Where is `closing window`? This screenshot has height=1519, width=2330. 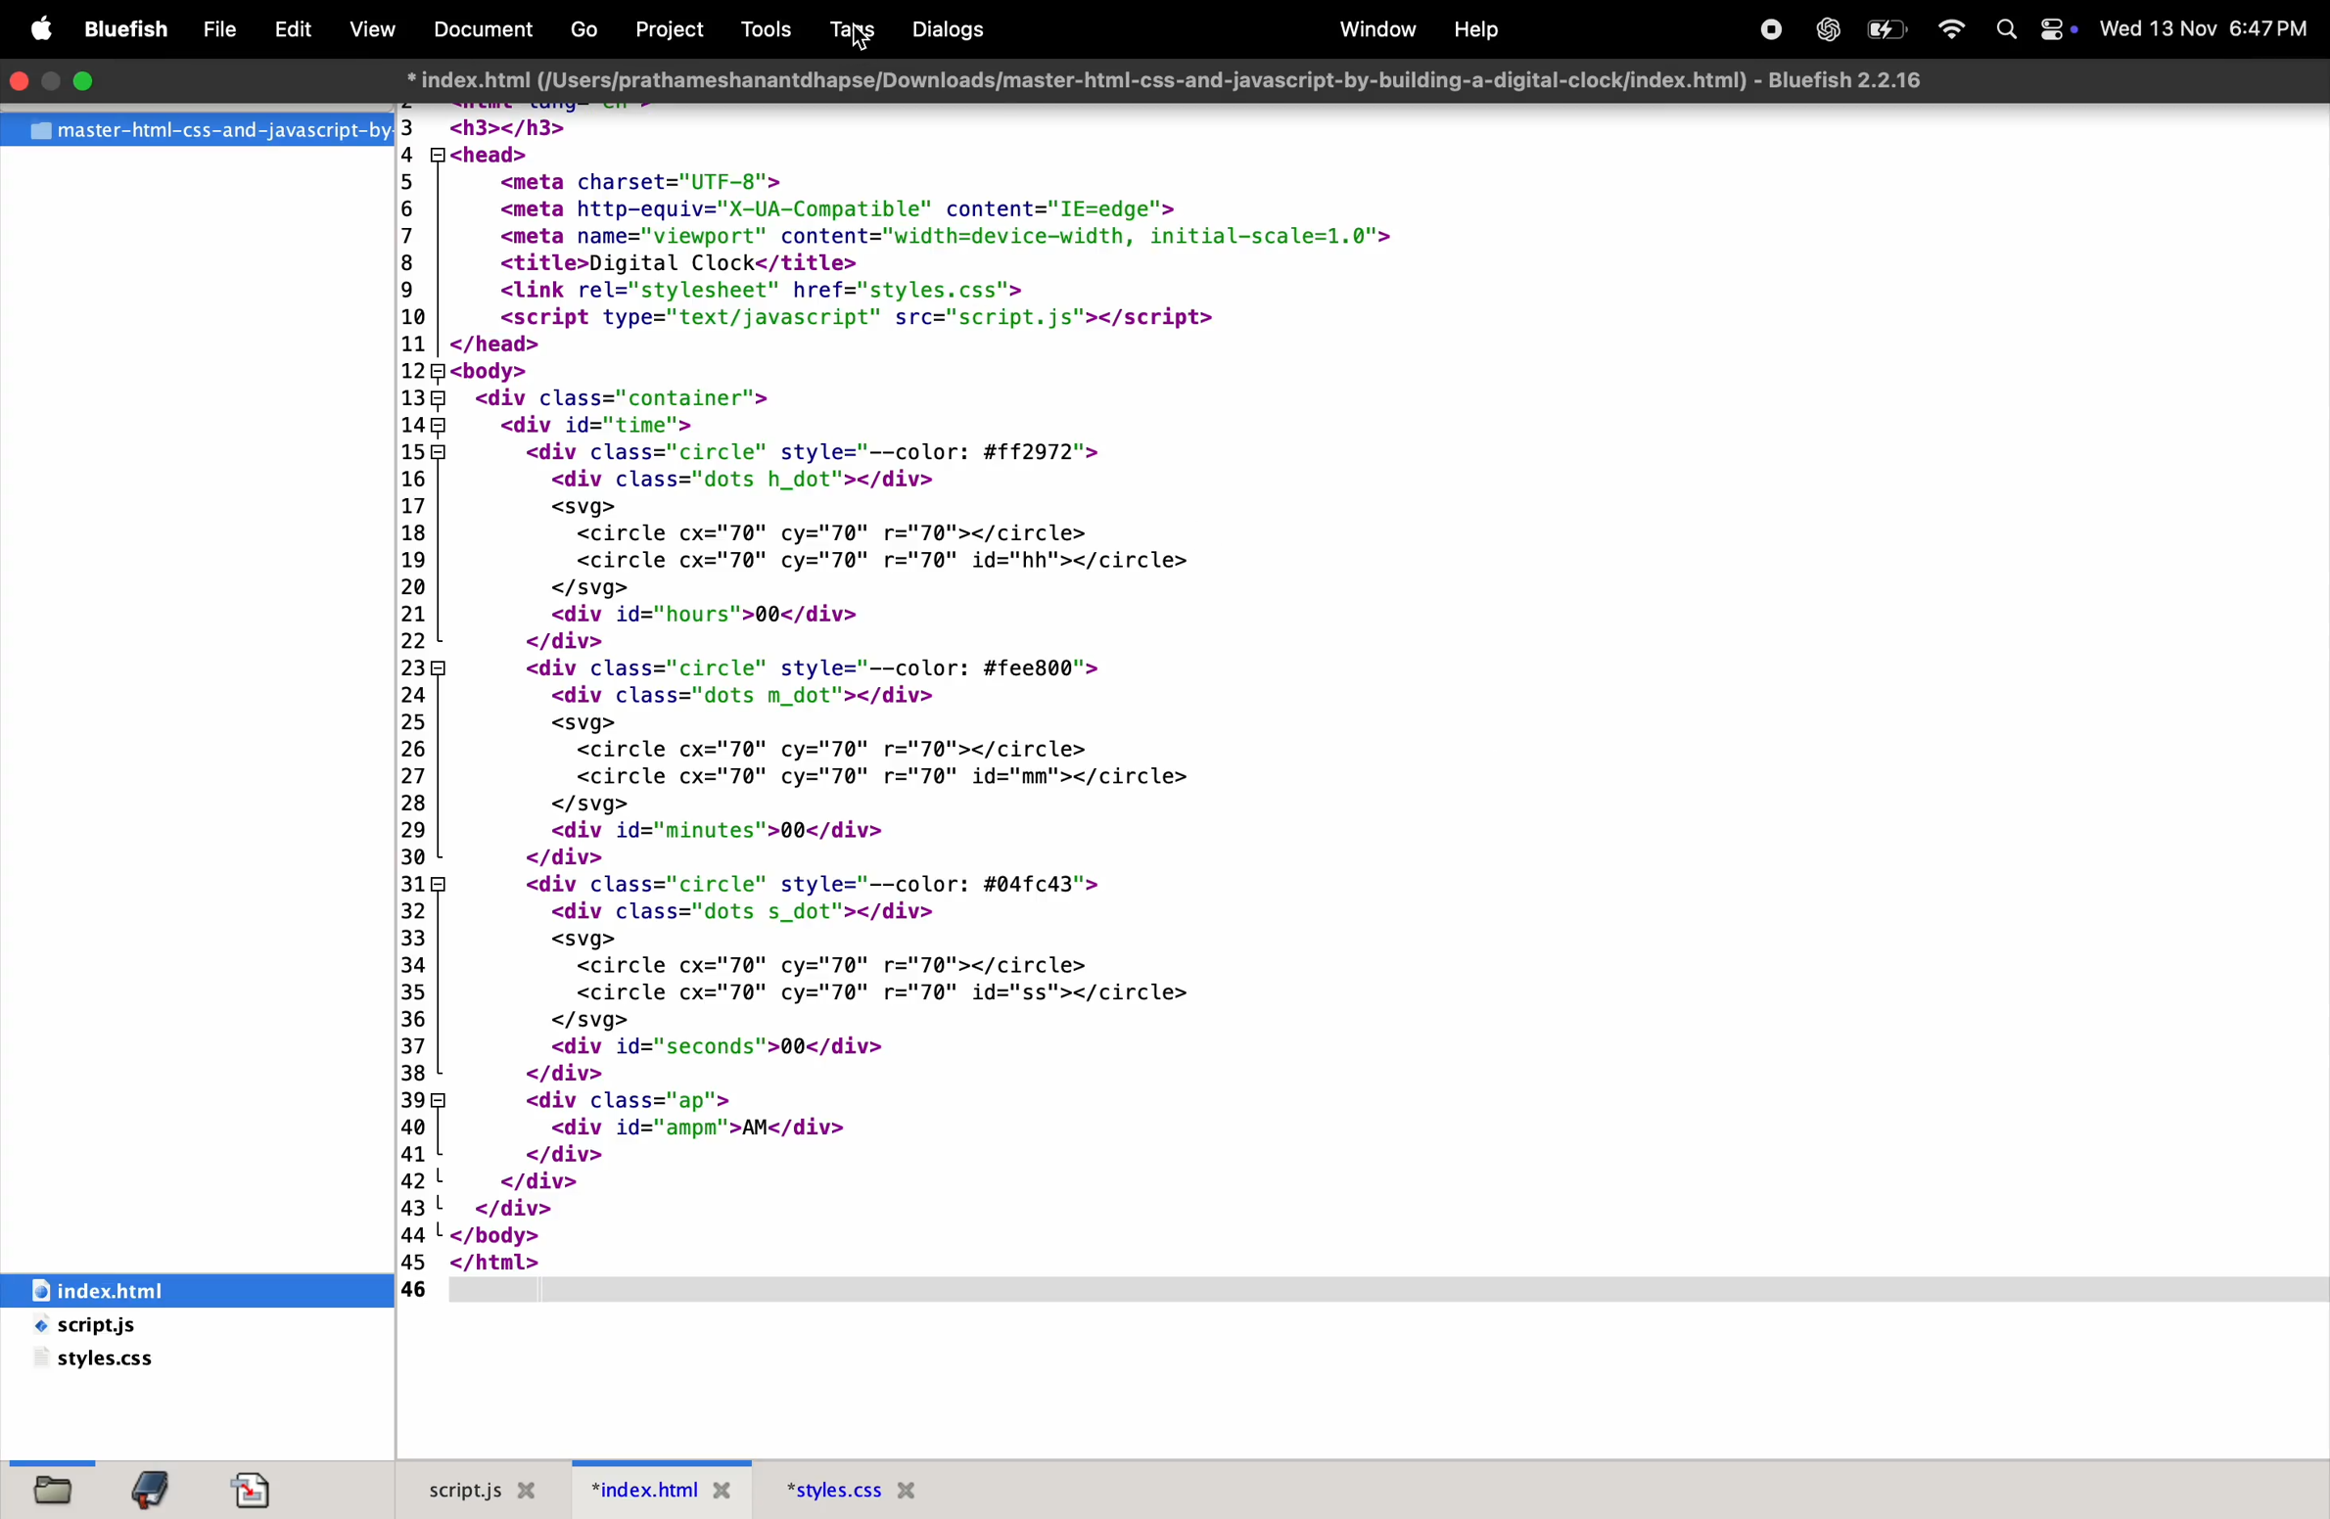
closing window is located at coordinates (23, 82).